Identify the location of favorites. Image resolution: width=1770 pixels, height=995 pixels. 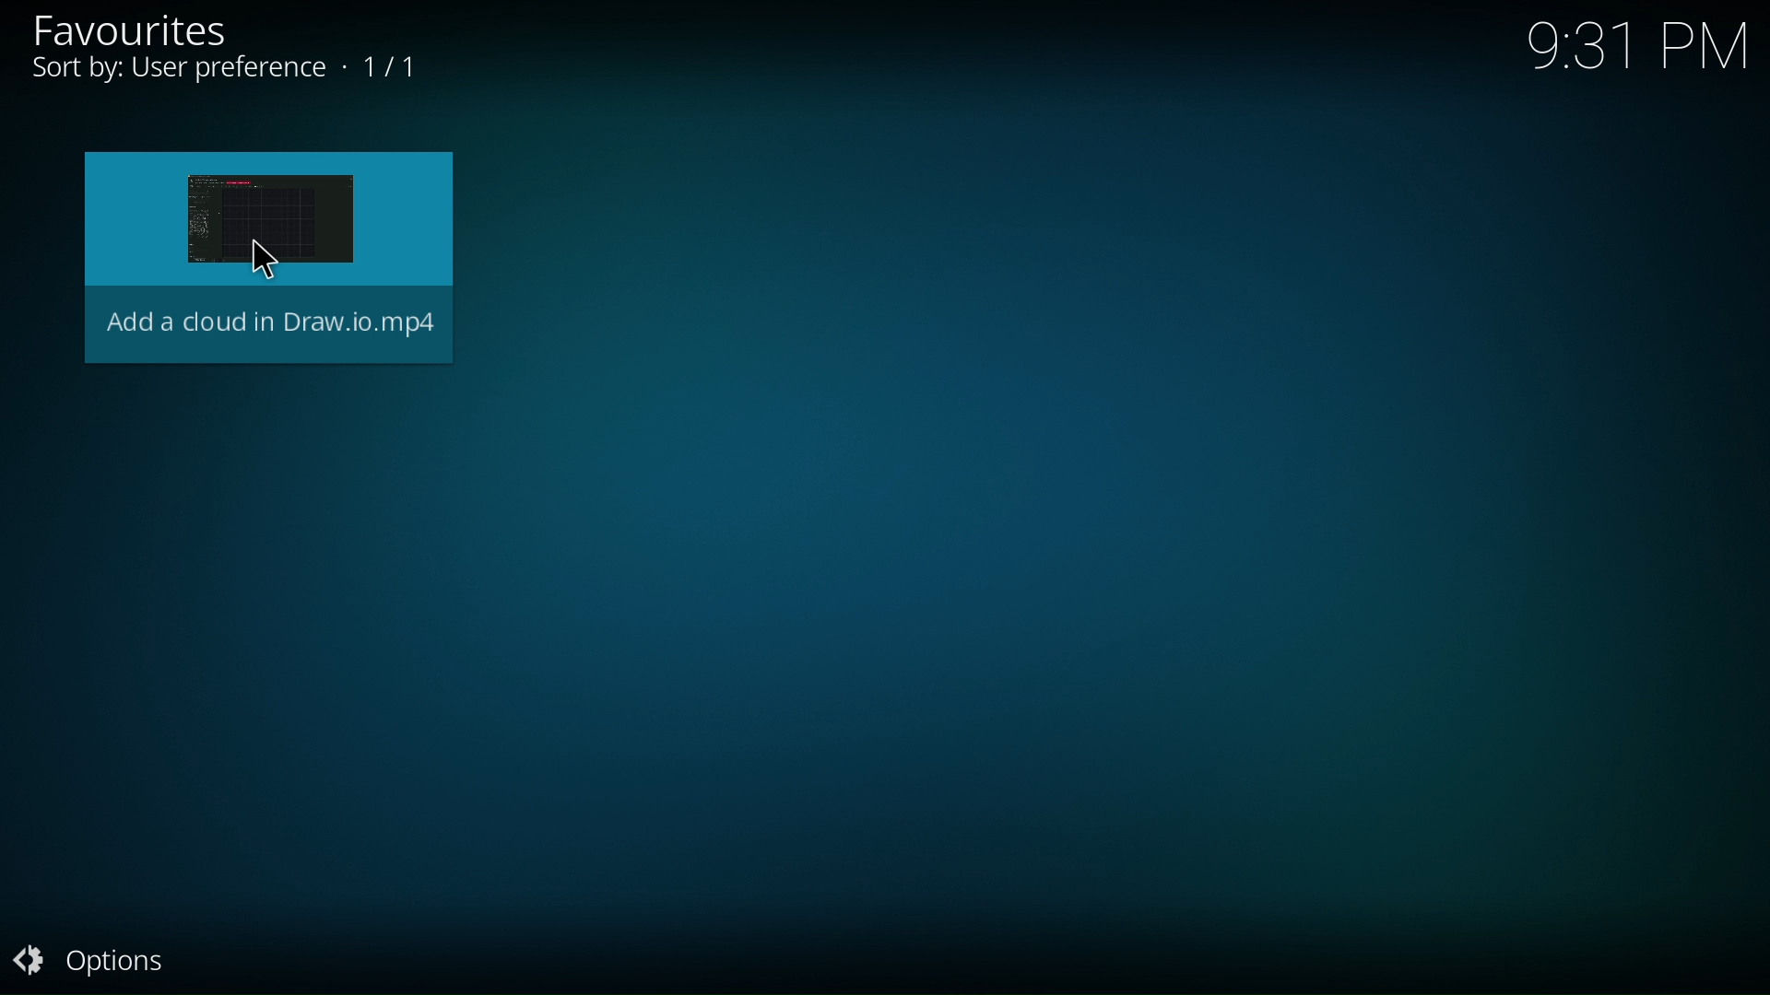
(145, 24).